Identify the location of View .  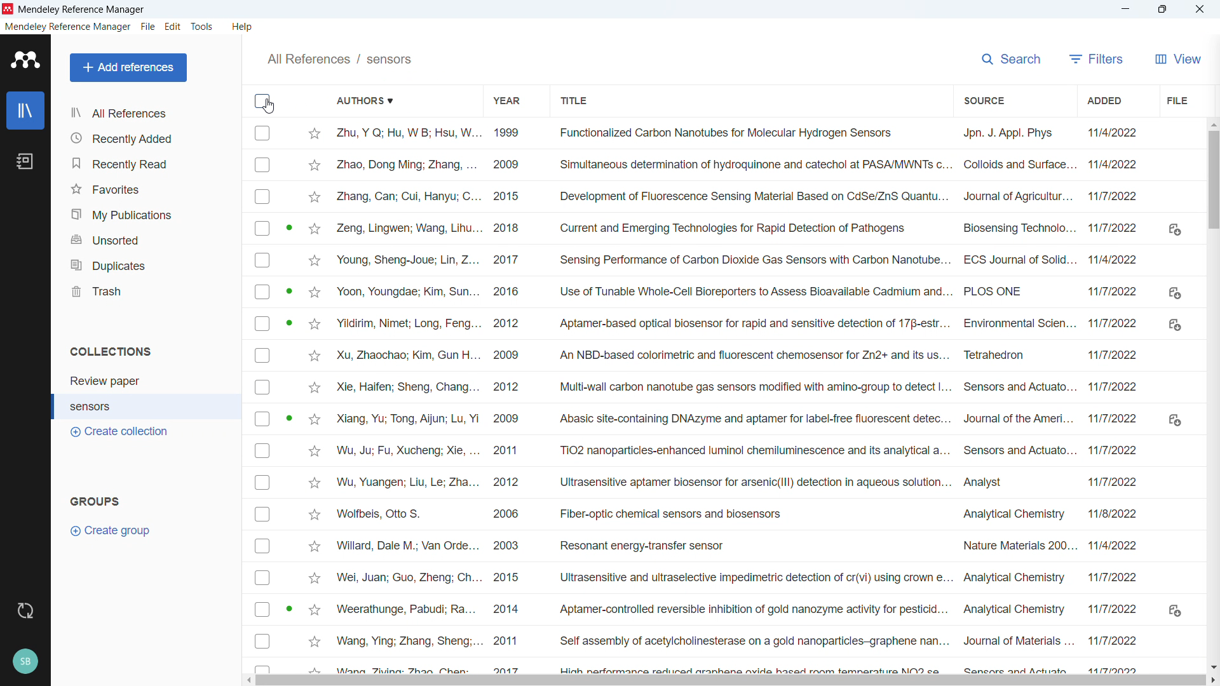
(1179, 59).